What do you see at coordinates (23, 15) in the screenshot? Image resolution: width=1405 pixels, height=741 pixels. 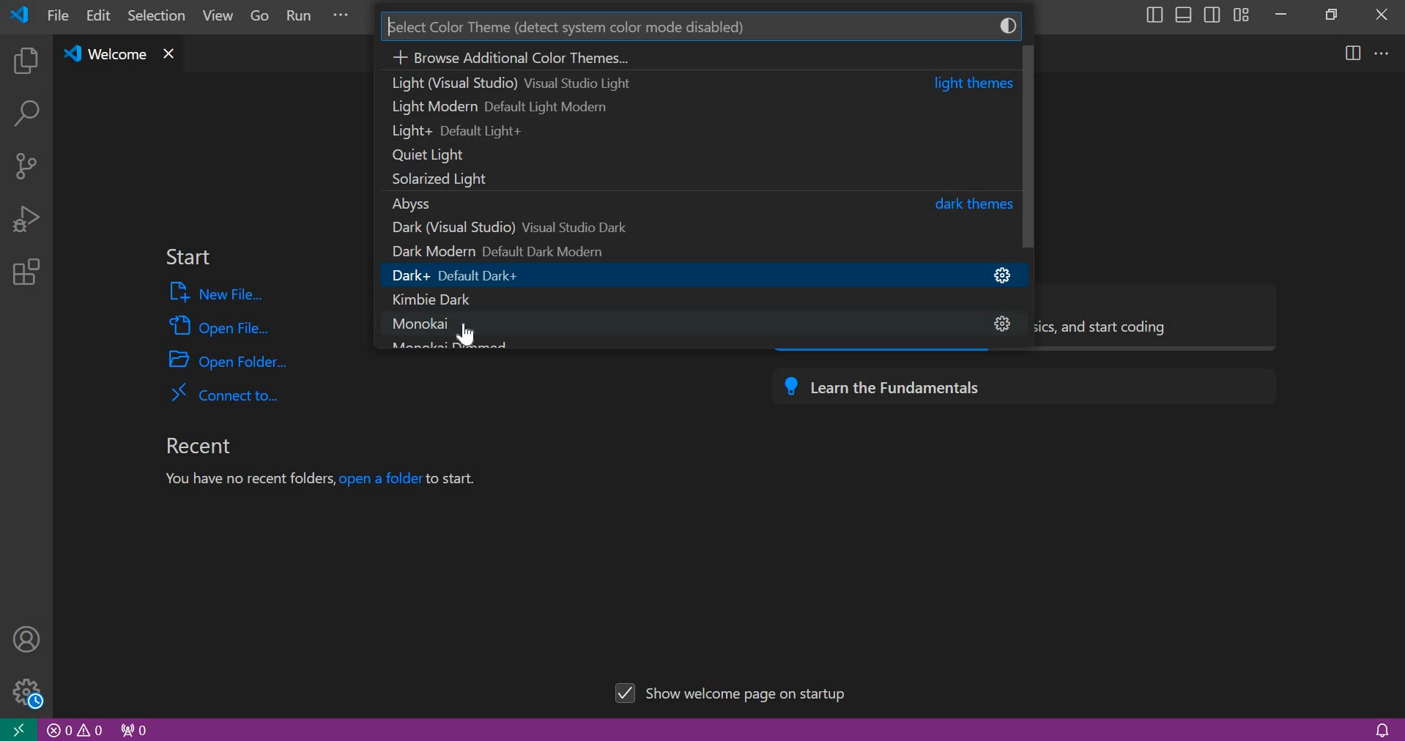 I see `vscode system` at bounding box center [23, 15].